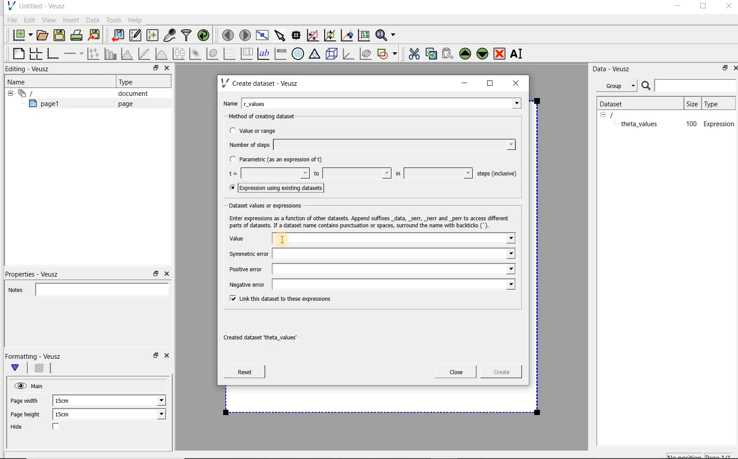 This screenshot has height=459, width=738. Describe the element at coordinates (268, 117) in the screenshot. I see `Method of creating dataset:` at that location.